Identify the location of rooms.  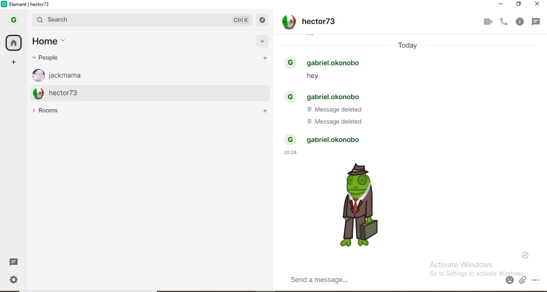
(50, 111).